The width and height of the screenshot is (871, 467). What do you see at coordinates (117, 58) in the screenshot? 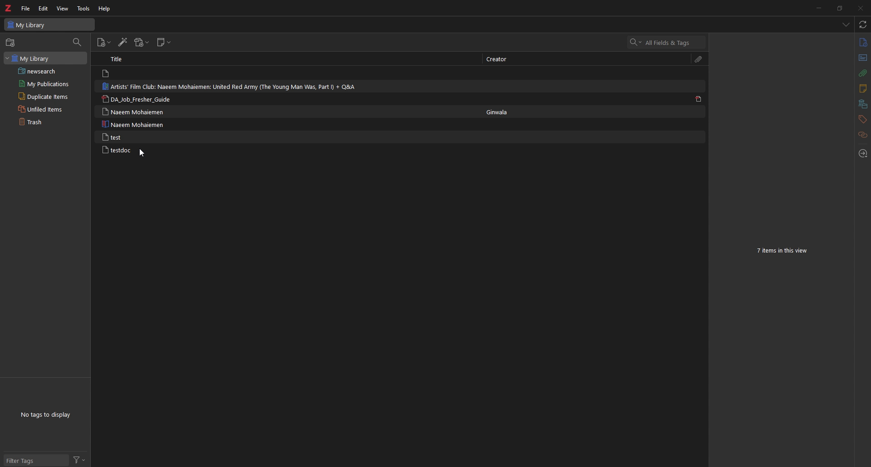
I see `Title` at bounding box center [117, 58].